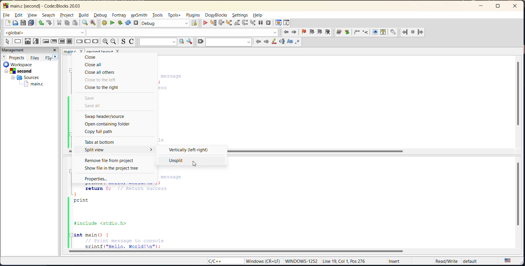 The height and width of the screenshot is (266, 525). Describe the element at coordinates (236, 24) in the screenshot. I see `step out` at that location.